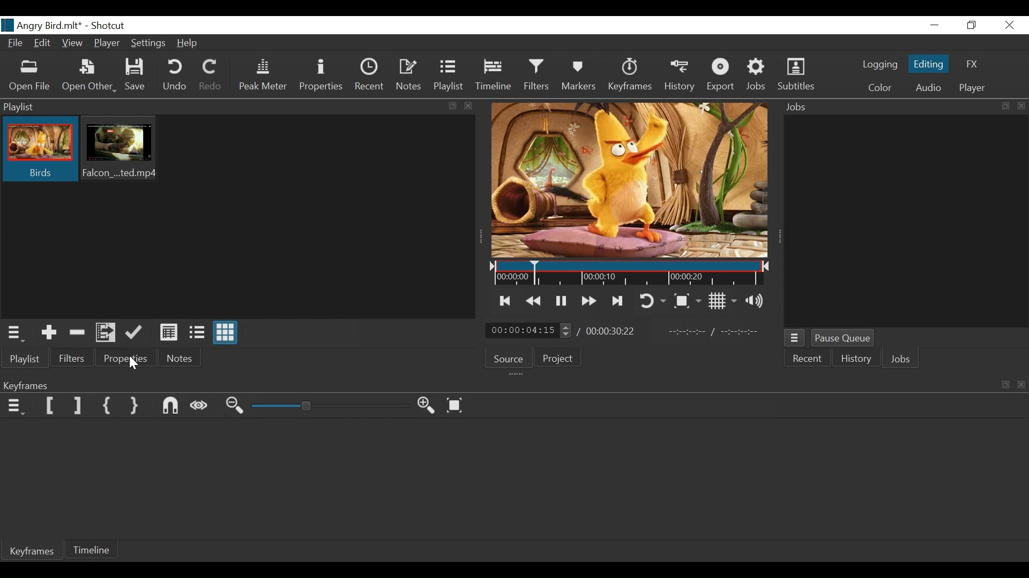 This screenshot has height=578, width=1029. What do you see at coordinates (844, 338) in the screenshot?
I see `Pause Queue` at bounding box center [844, 338].